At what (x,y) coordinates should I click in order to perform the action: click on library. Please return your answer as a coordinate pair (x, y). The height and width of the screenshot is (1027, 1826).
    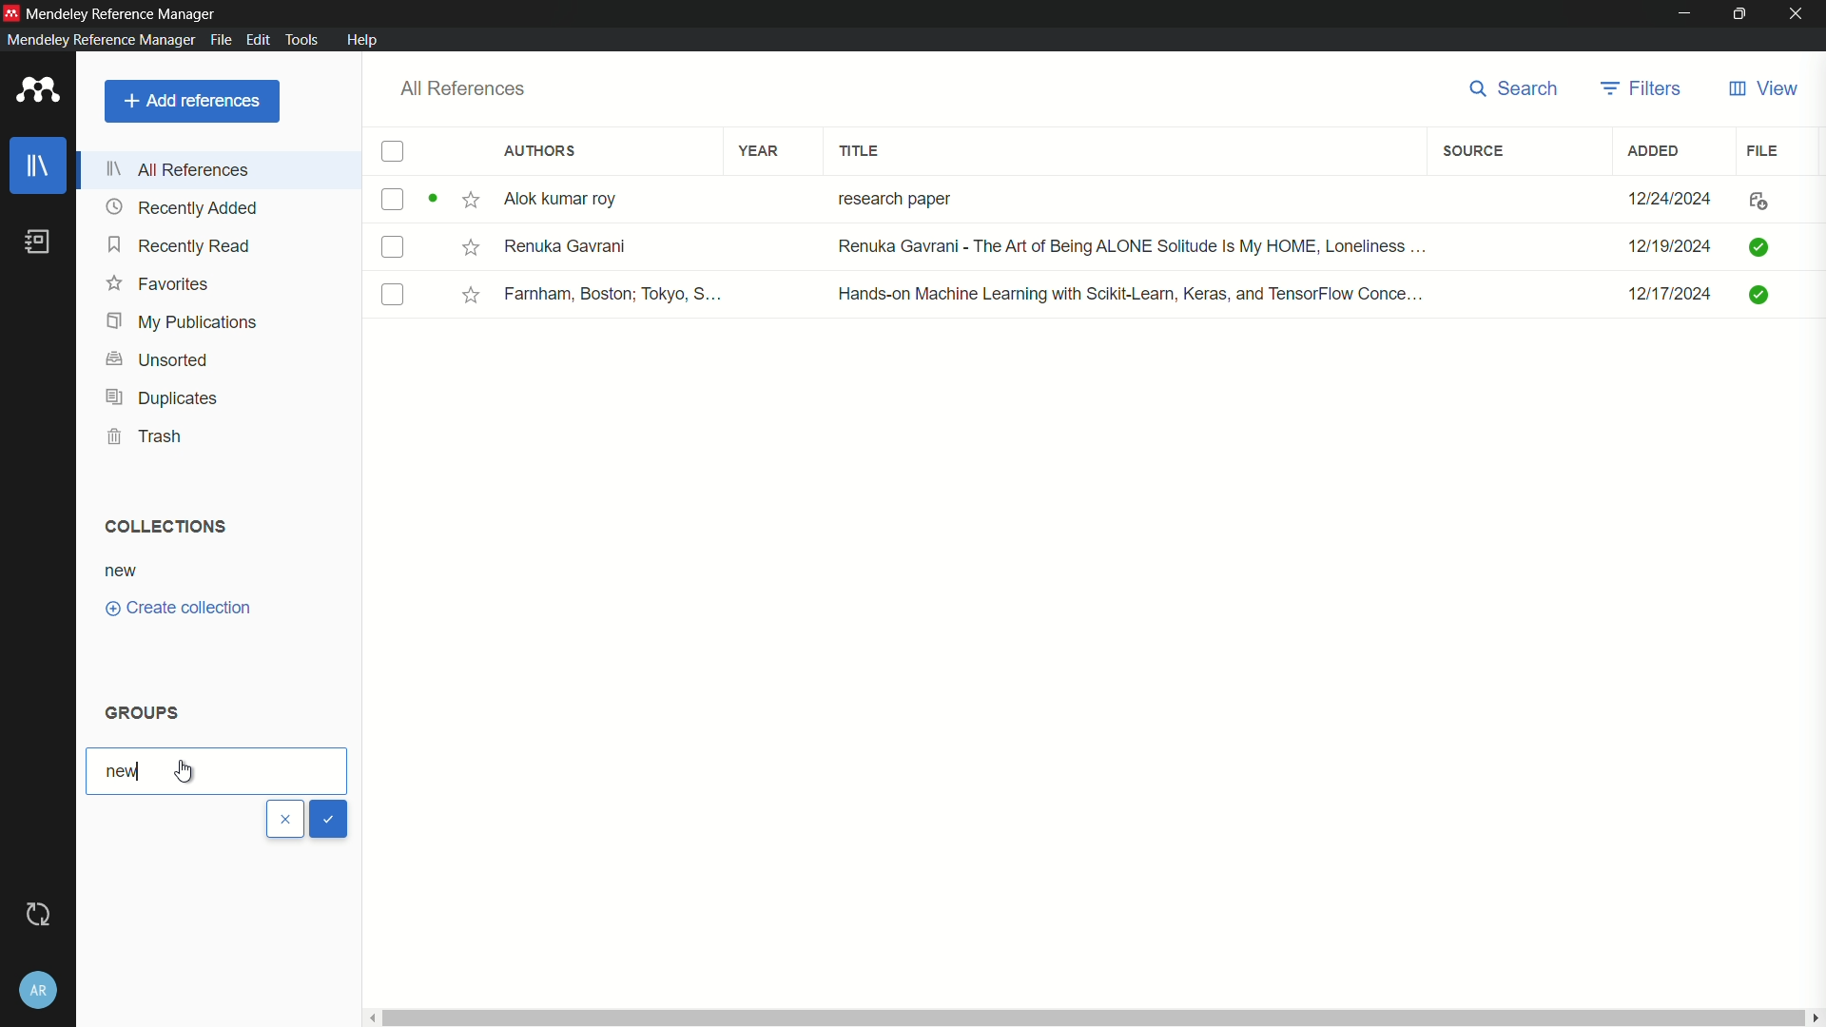
    Looking at the image, I should click on (41, 166).